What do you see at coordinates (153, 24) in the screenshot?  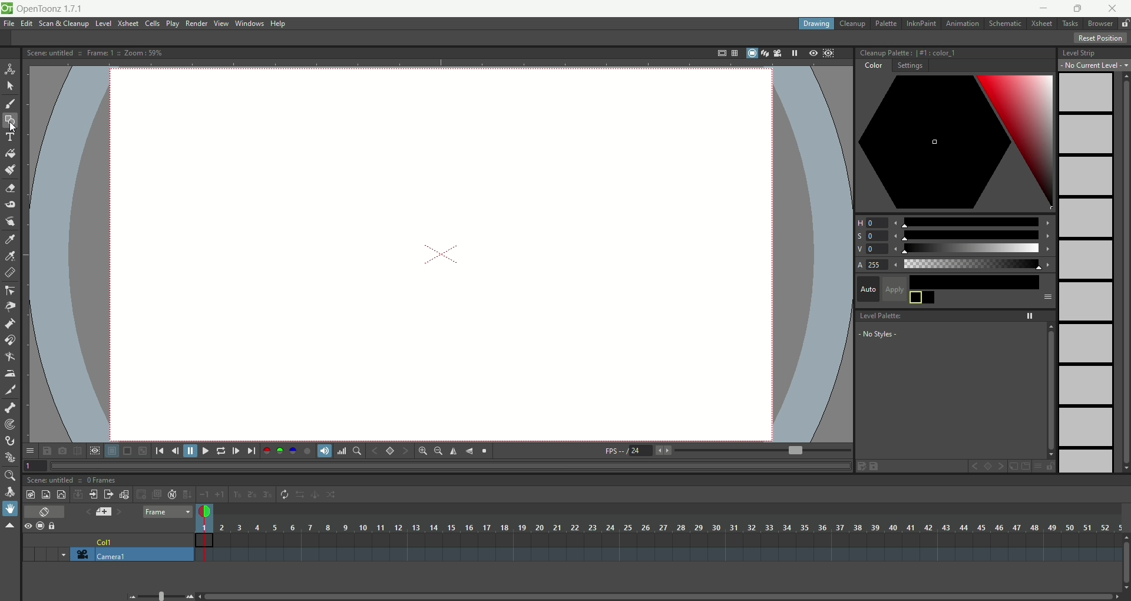 I see `cells` at bounding box center [153, 24].